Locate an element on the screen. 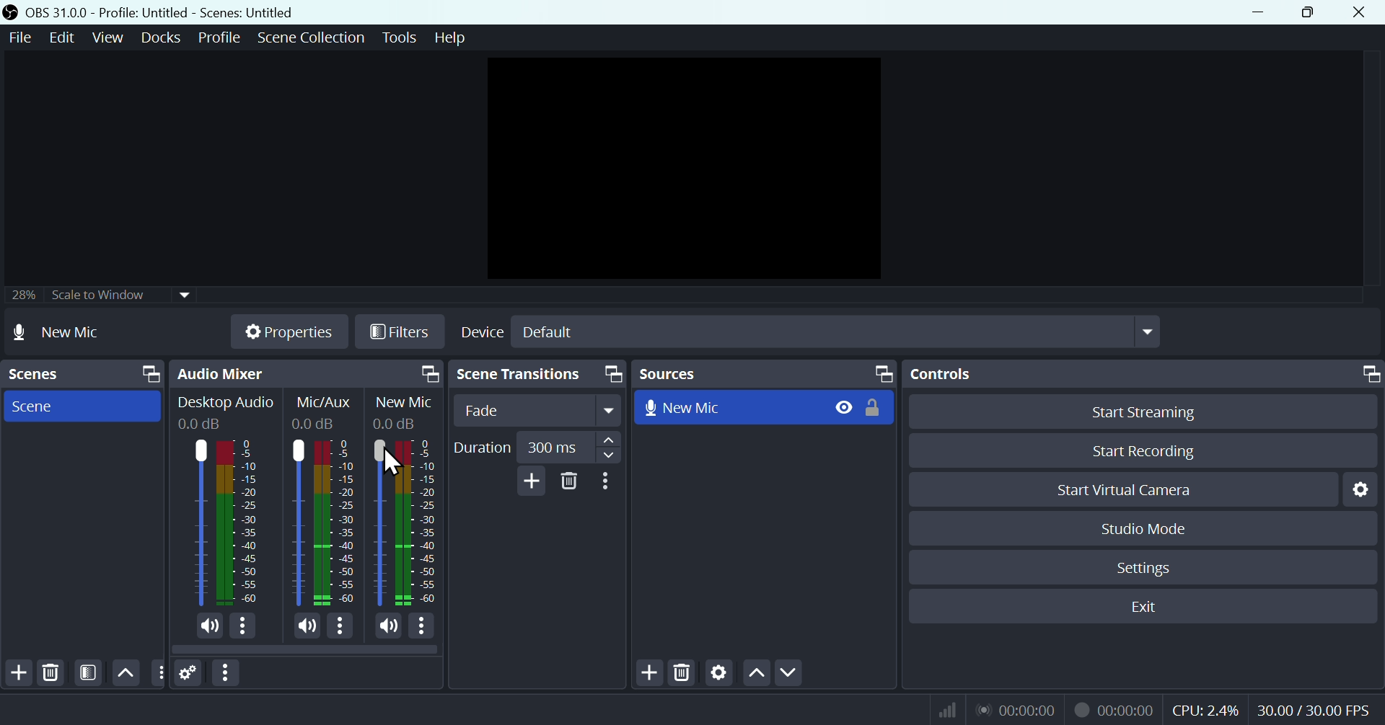 Image resolution: width=1385 pixels, height=725 pixels. Mic is located at coordinates (378, 523).